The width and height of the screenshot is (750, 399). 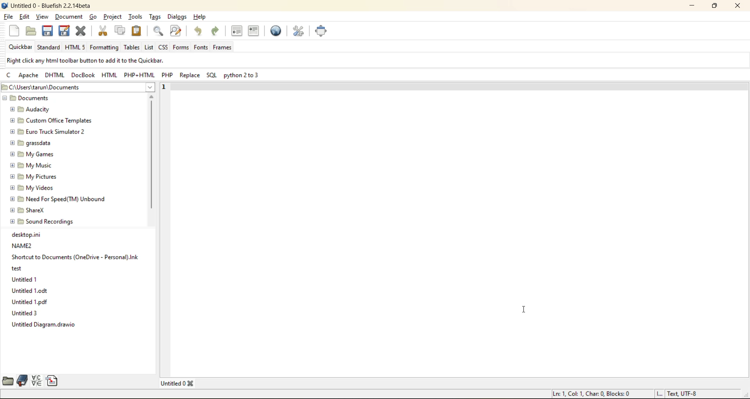 I want to click on close, so click(x=737, y=6).